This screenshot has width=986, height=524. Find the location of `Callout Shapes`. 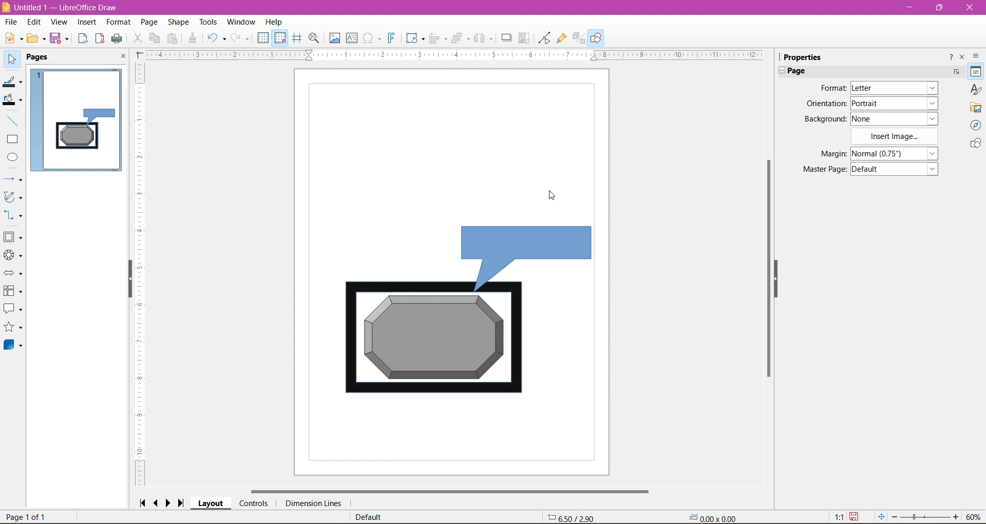

Callout Shapes is located at coordinates (13, 311).